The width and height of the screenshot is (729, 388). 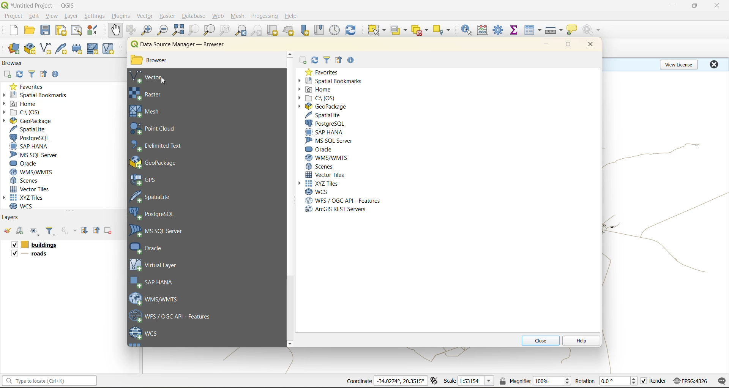 What do you see at coordinates (11, 217) in the screenshot?
I see `layers` at bounding box center [11, 217].